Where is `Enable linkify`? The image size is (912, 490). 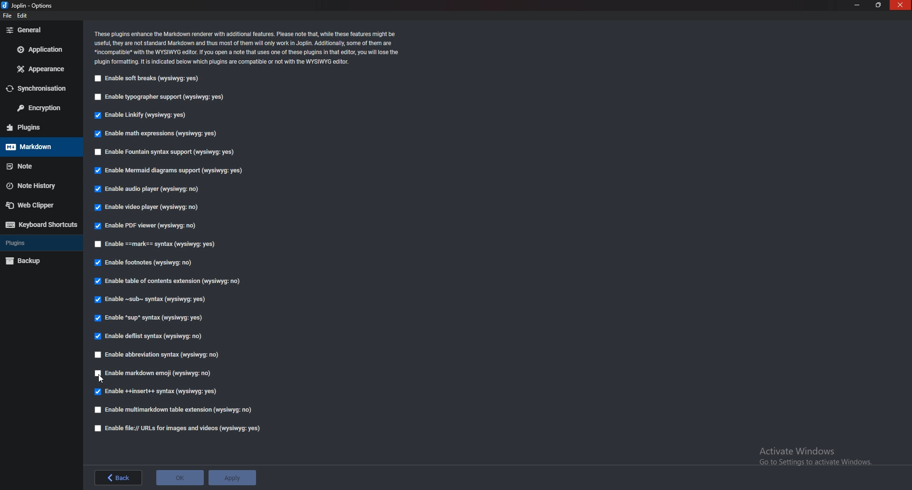 Enable linkify is located at coordinates (145, 114).